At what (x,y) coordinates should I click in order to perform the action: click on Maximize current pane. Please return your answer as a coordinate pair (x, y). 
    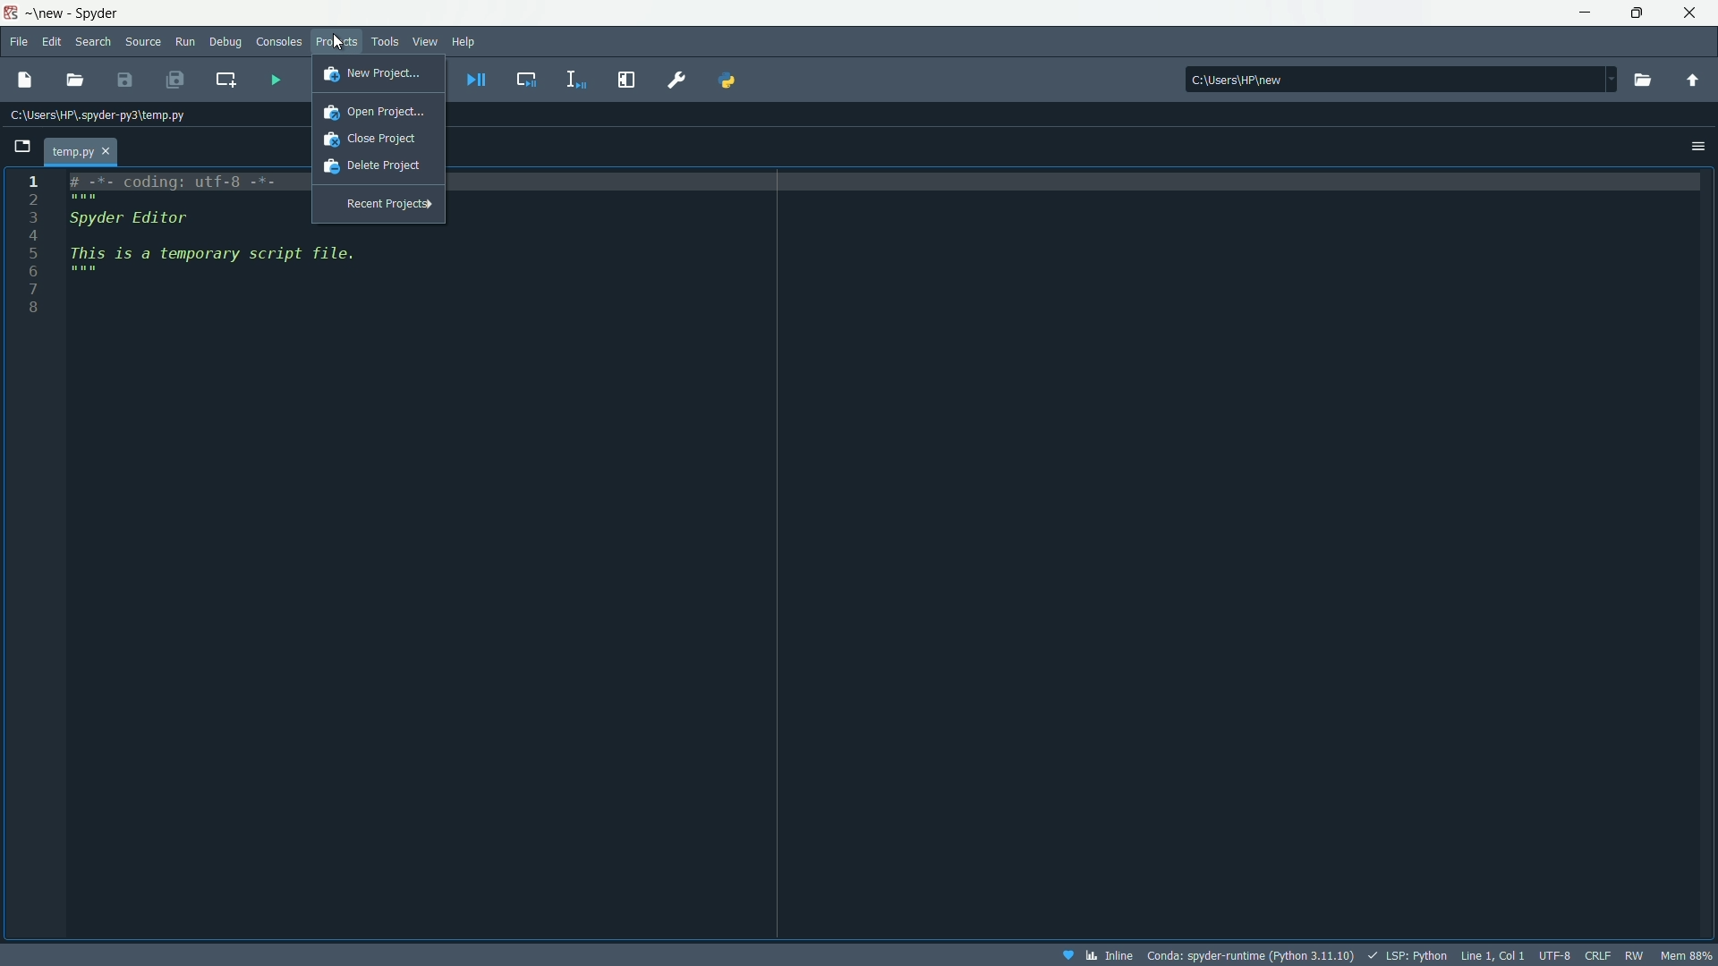
    Looking at the image, I should click on (624, 78).